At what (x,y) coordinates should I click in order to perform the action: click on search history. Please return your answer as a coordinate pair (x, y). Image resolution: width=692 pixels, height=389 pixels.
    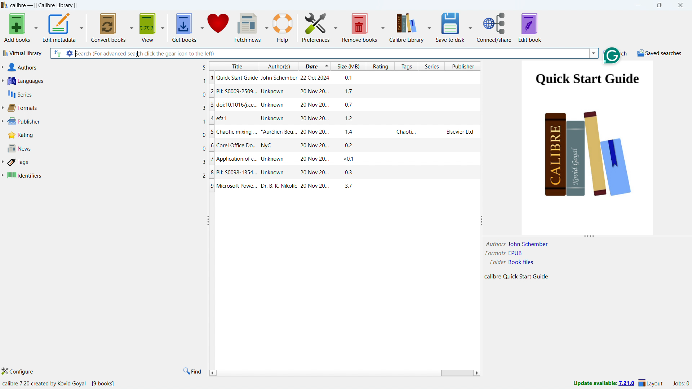
    Looking at the image, I should click on (594, 53).